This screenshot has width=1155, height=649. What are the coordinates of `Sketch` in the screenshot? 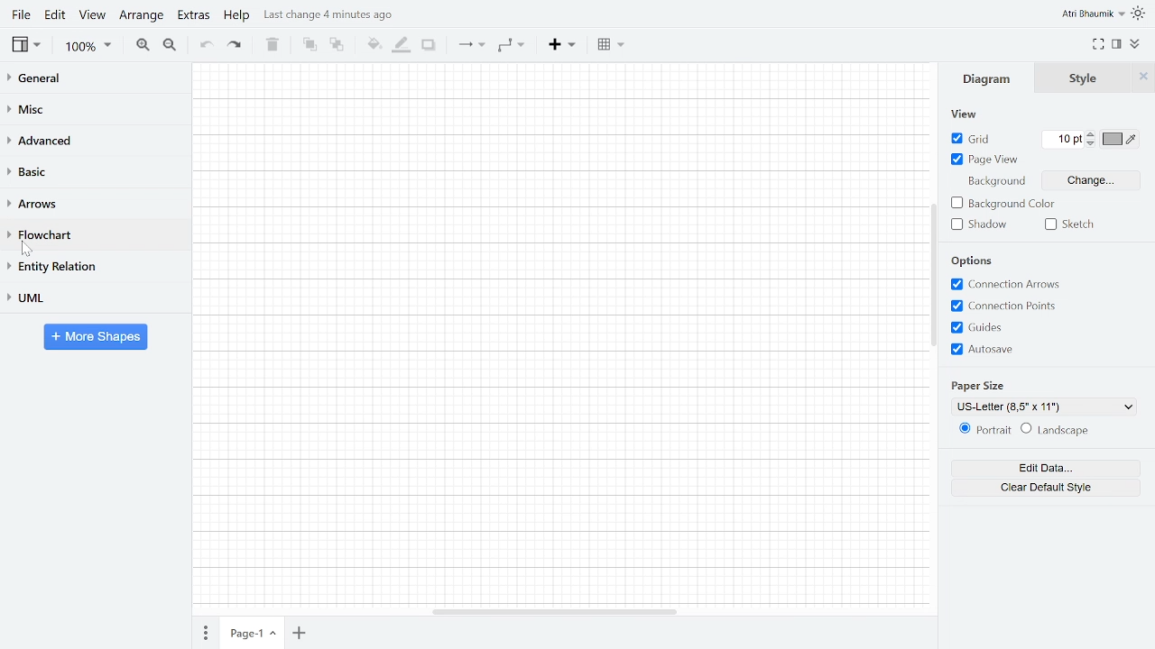 It's located at (1070, 225).